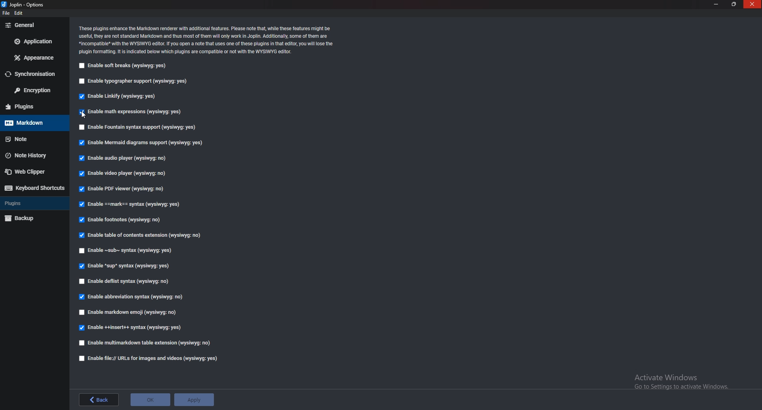  Describe the element at coordinates (122, 159) in the screenshot. I see `Enable audio player` at that location.